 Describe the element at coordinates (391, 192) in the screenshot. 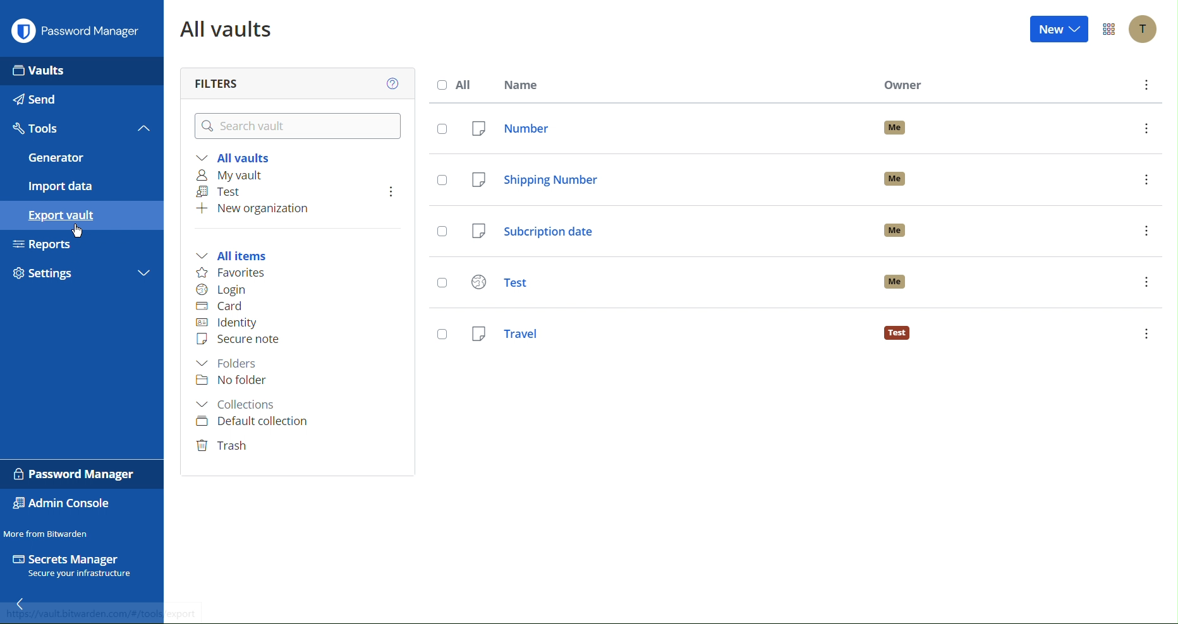

I see `more` at that location.